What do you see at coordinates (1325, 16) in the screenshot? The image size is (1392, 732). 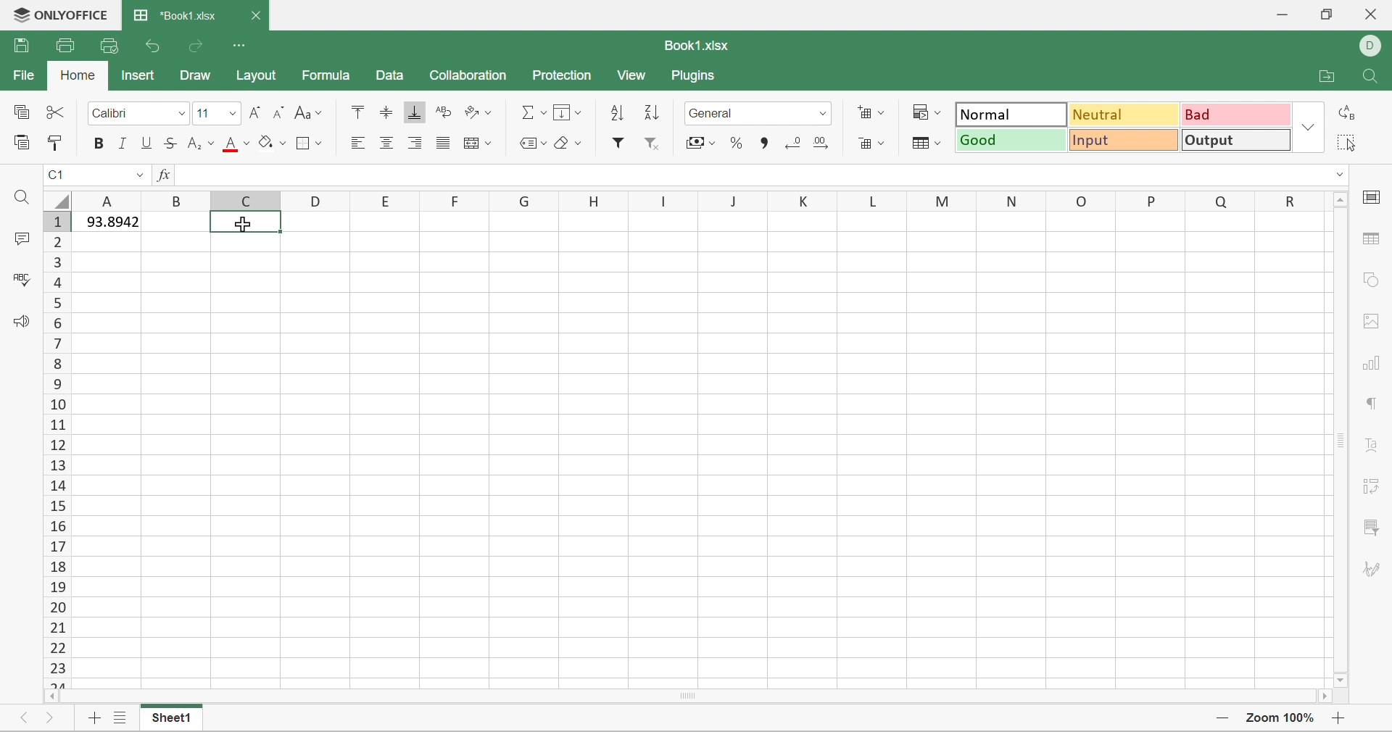 I see `Restore Down` at bounding box center [1325, 16].